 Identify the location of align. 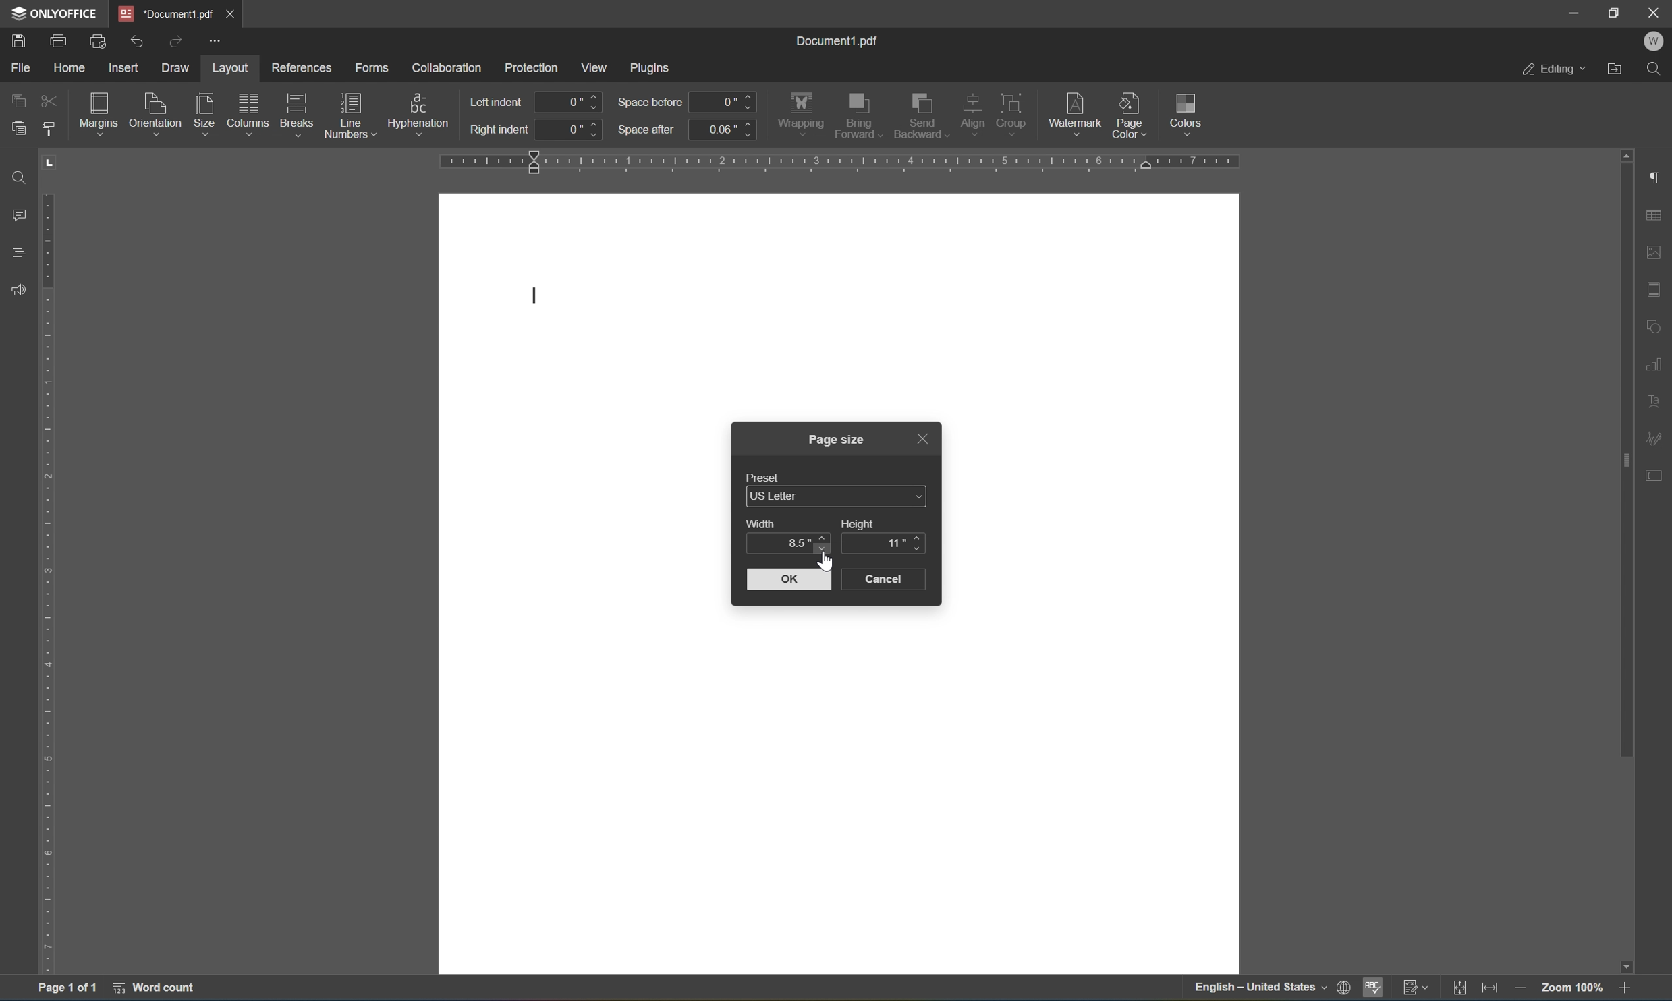
(973, 114).